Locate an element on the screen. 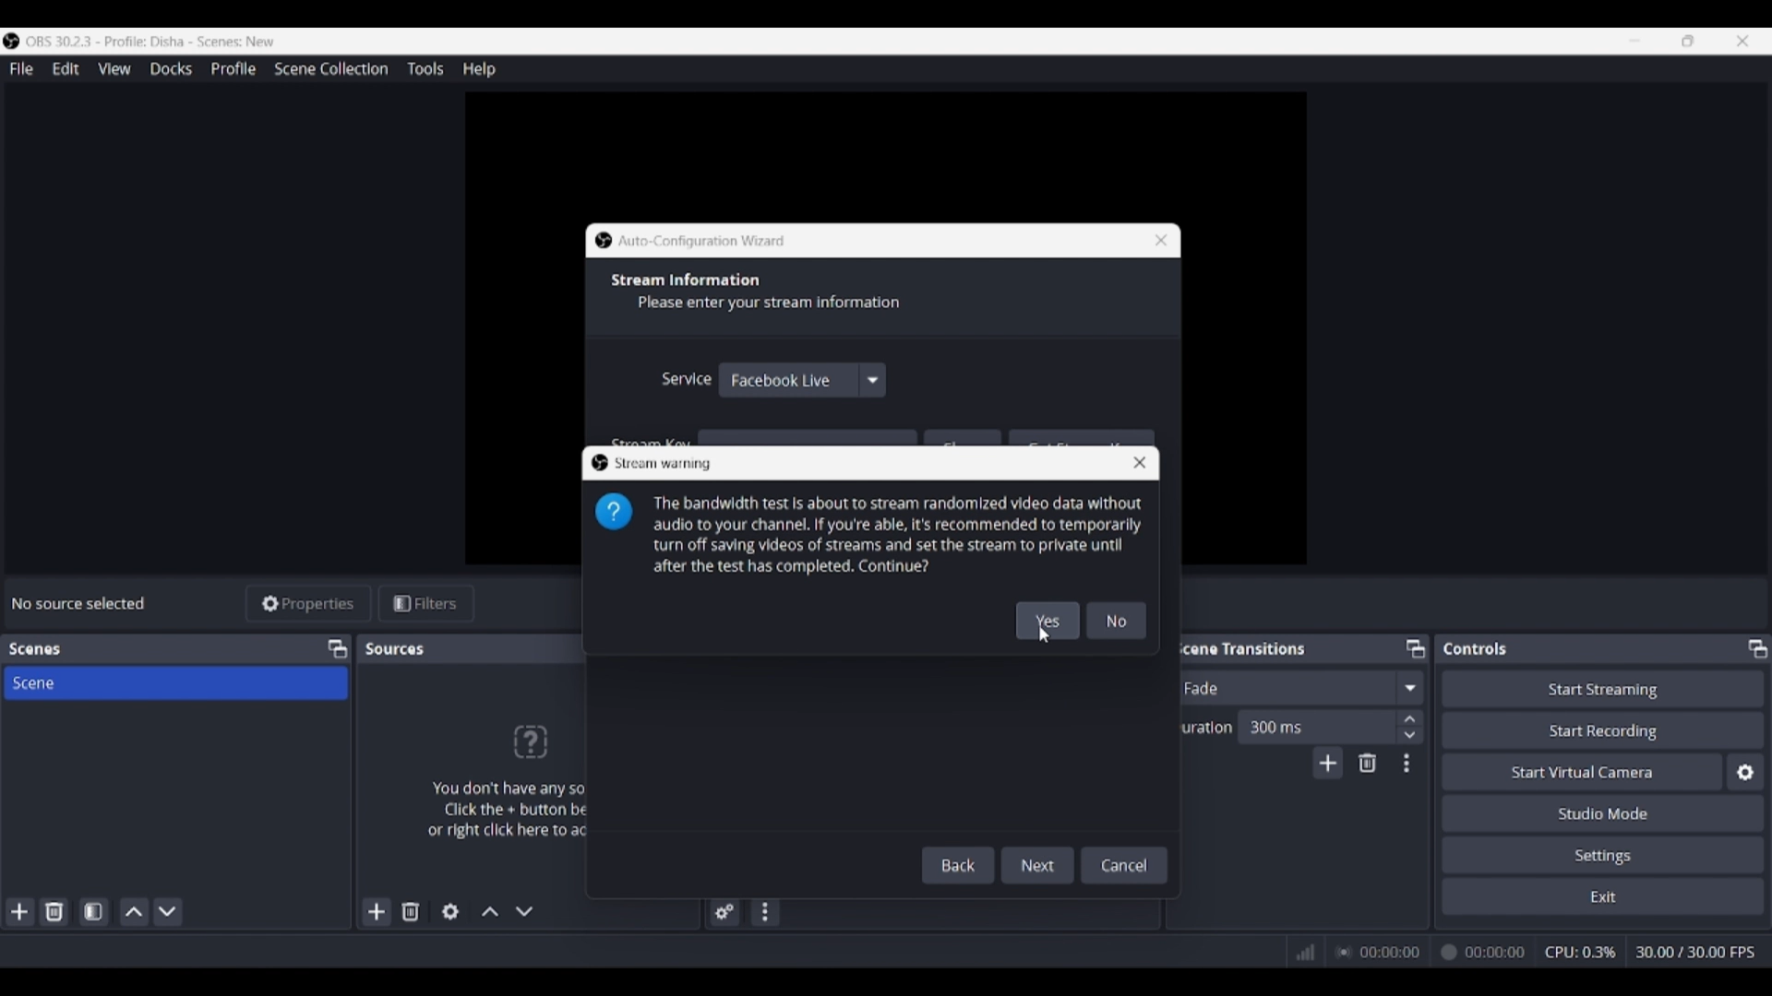 Image resolution: width=1772 pixels, height=996 pixels. Increase/Decrease duration is located at coordinates (1411, 726).